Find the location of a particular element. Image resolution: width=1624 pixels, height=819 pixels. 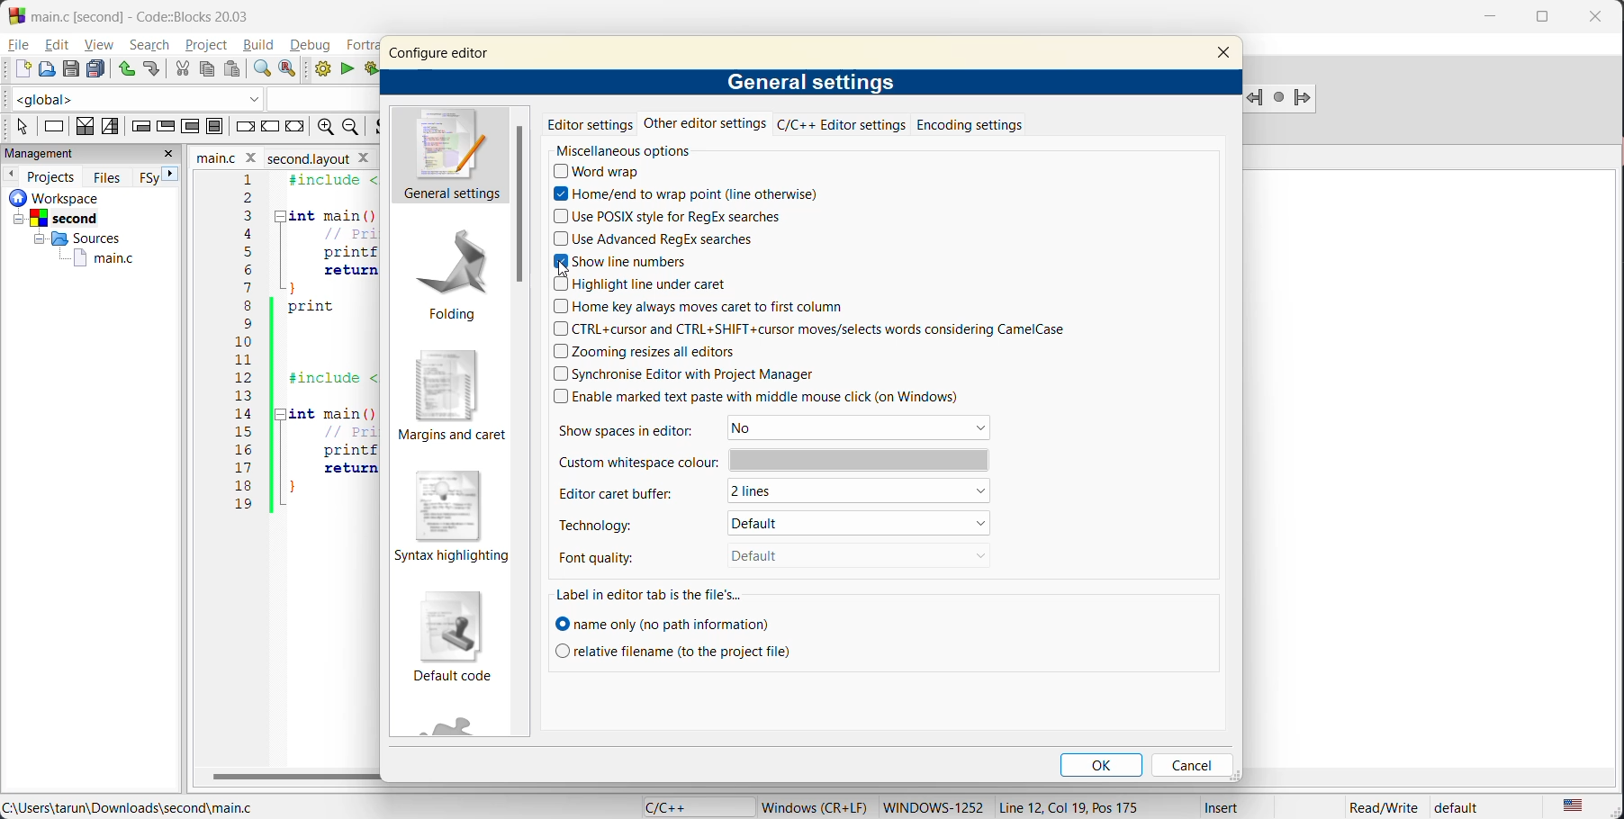

counting loop is located at coordinates (190, 128).